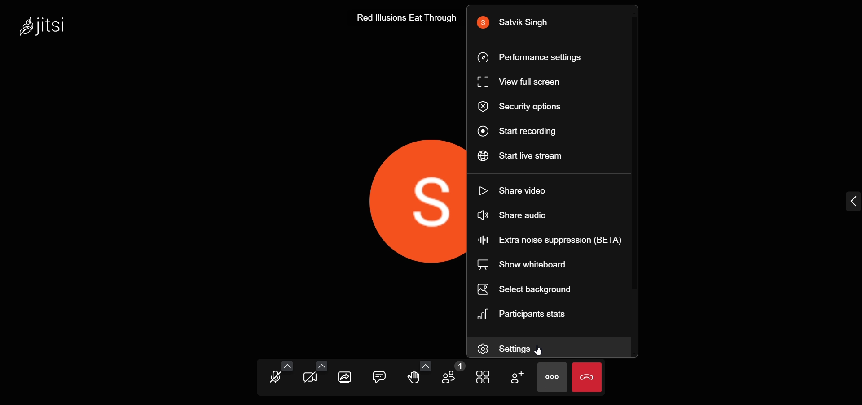  I want to click on more, so click(550, 378).